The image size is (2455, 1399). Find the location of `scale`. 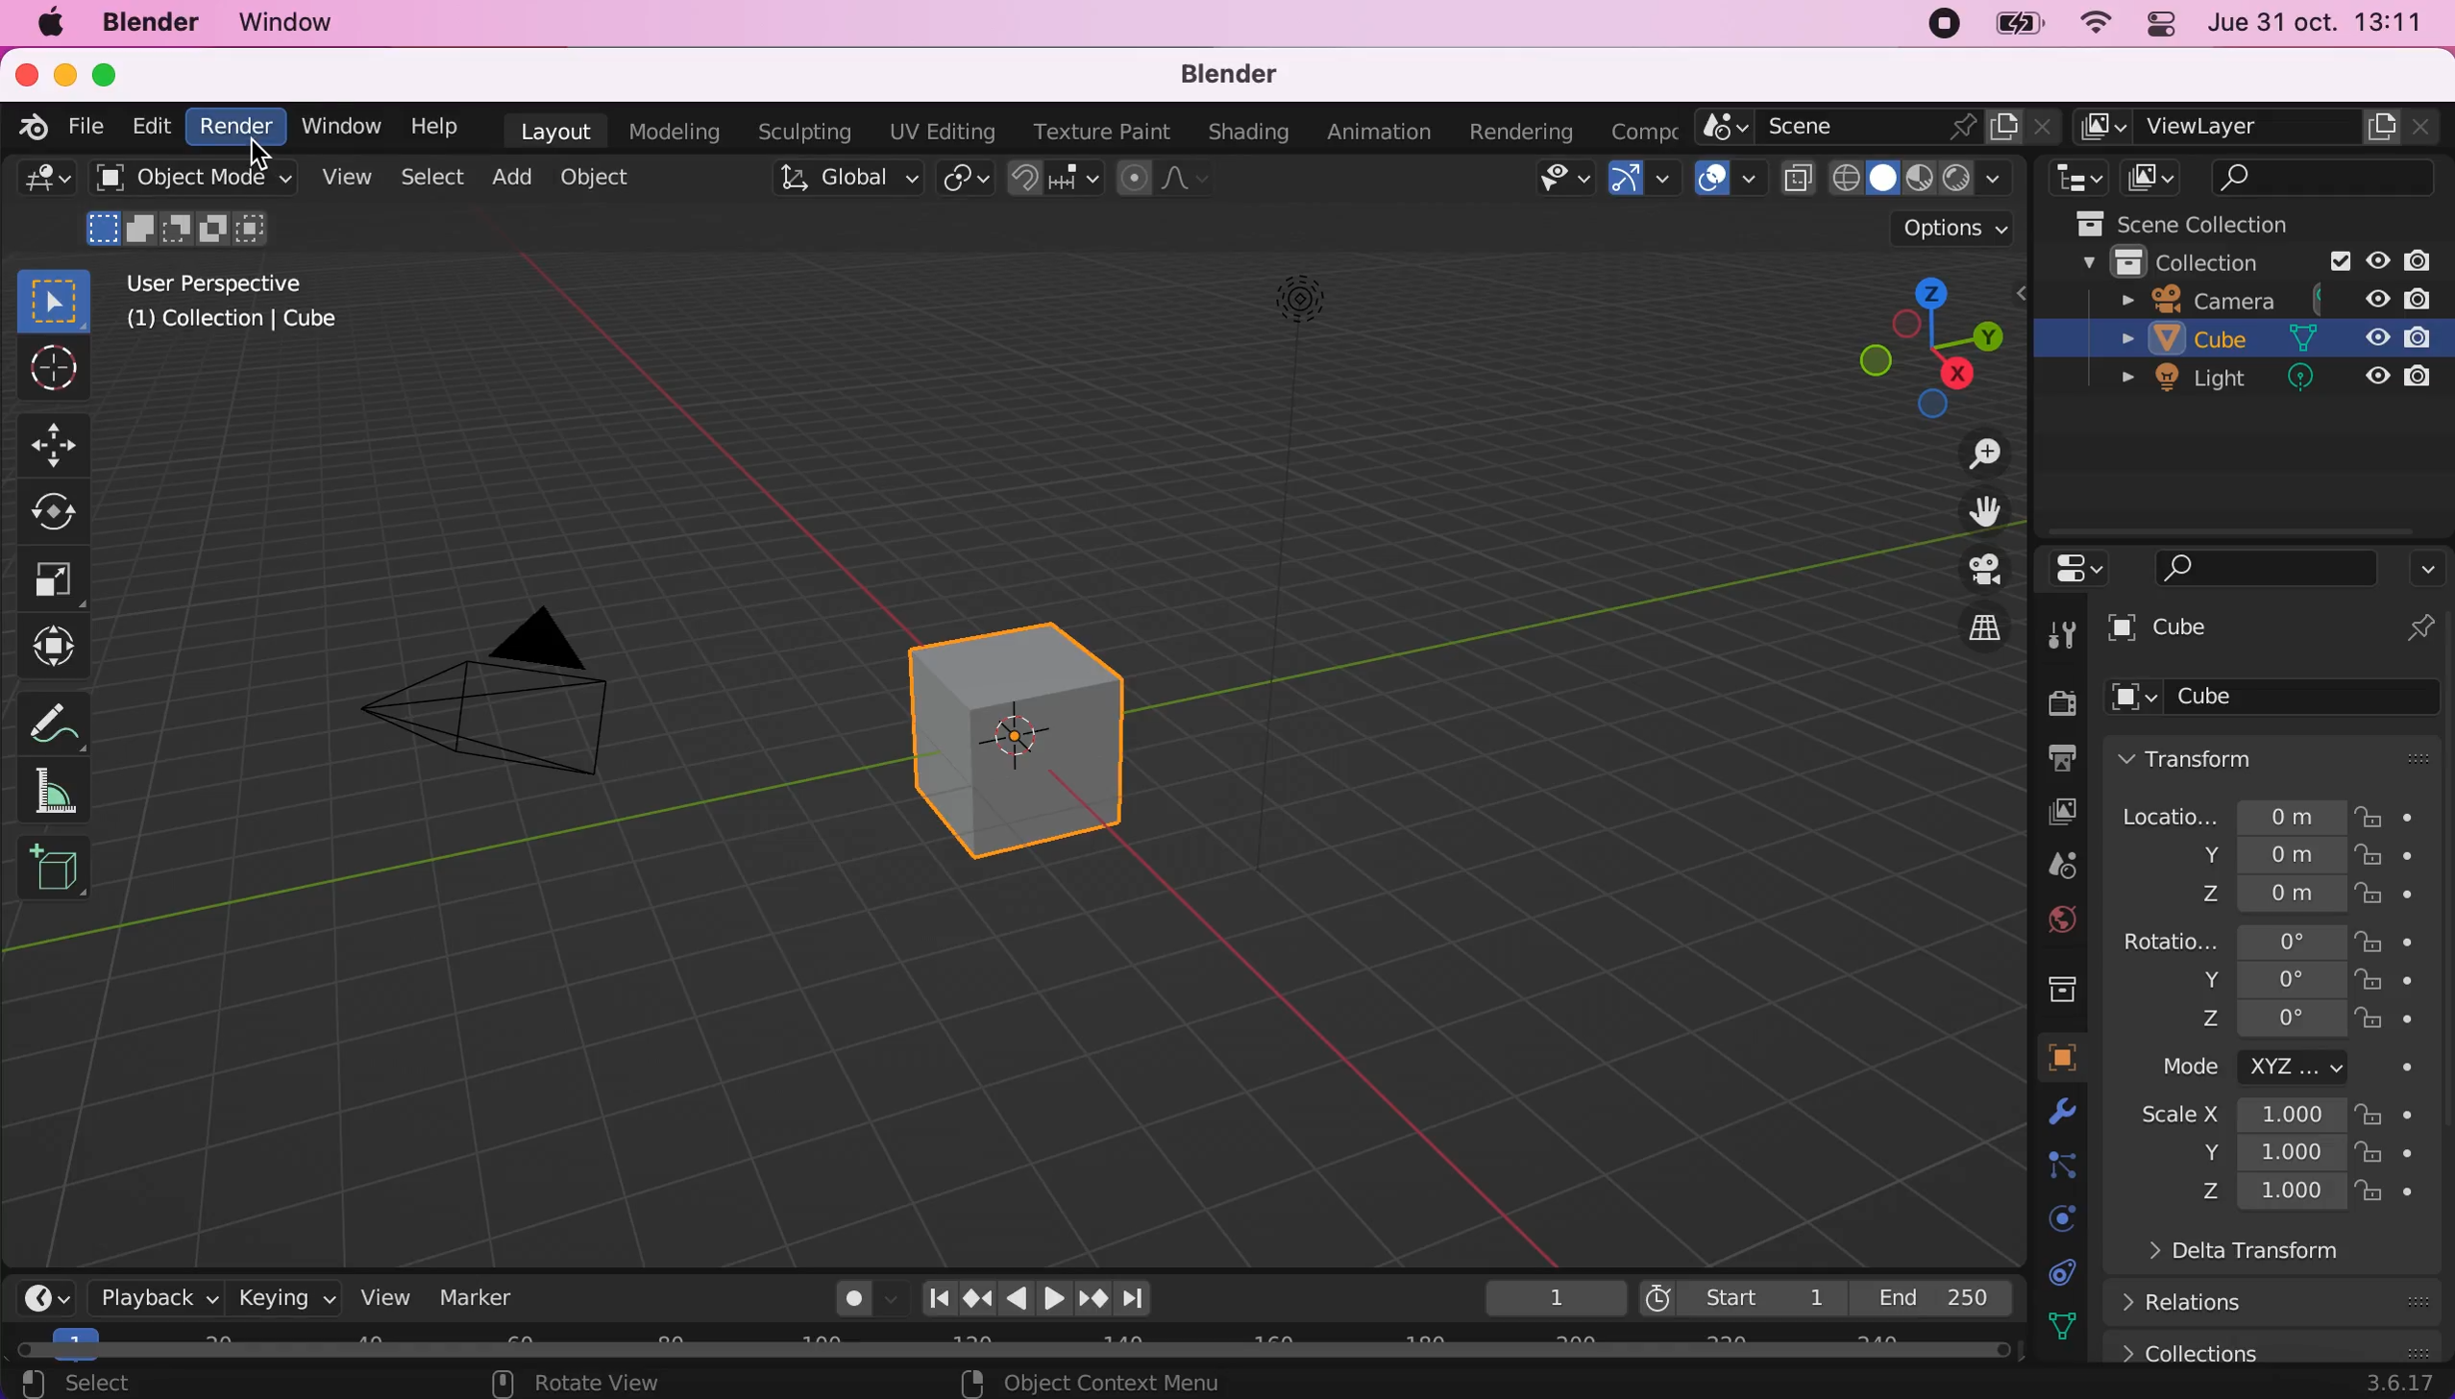

scale is located at coordinates (55, 577).